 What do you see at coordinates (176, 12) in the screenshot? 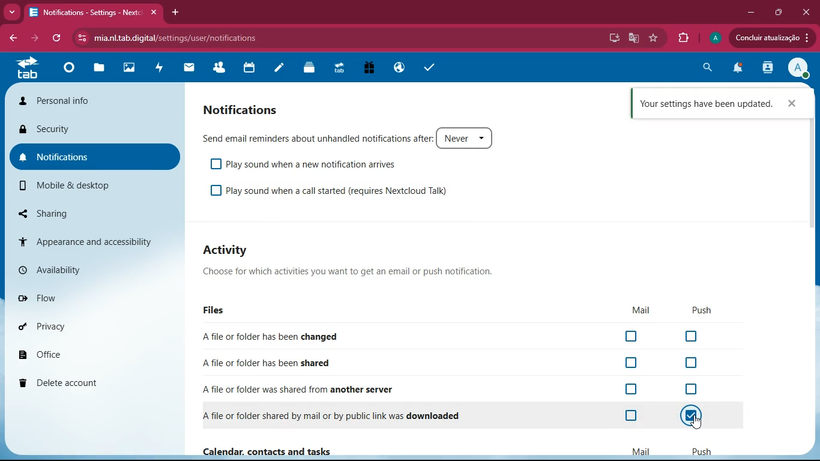
I see `add tab` at bounding box center [176, 12].